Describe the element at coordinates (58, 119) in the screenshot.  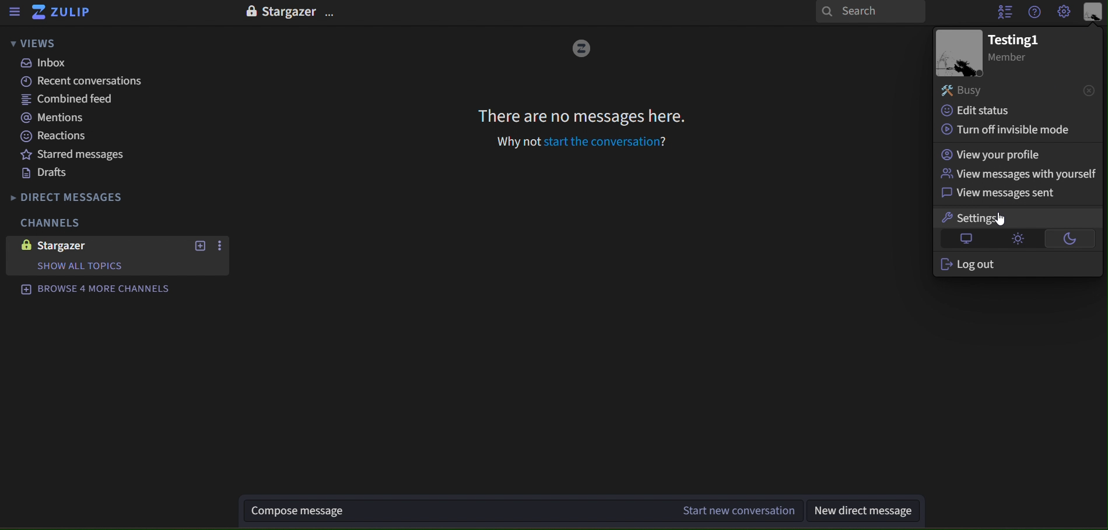
I see `mentions` at that location.